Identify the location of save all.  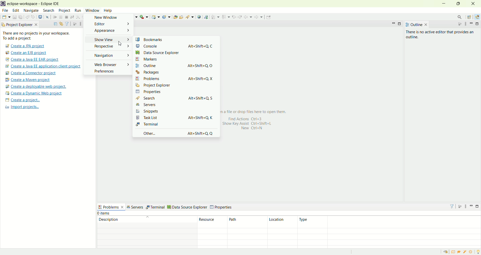
(21, 17).